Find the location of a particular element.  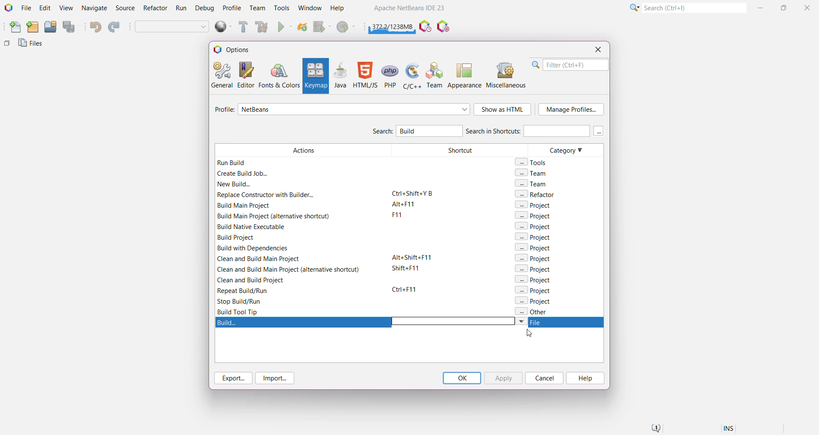

Pause IDE profiling and take a Snapshot is located at coordinates (425, 27).